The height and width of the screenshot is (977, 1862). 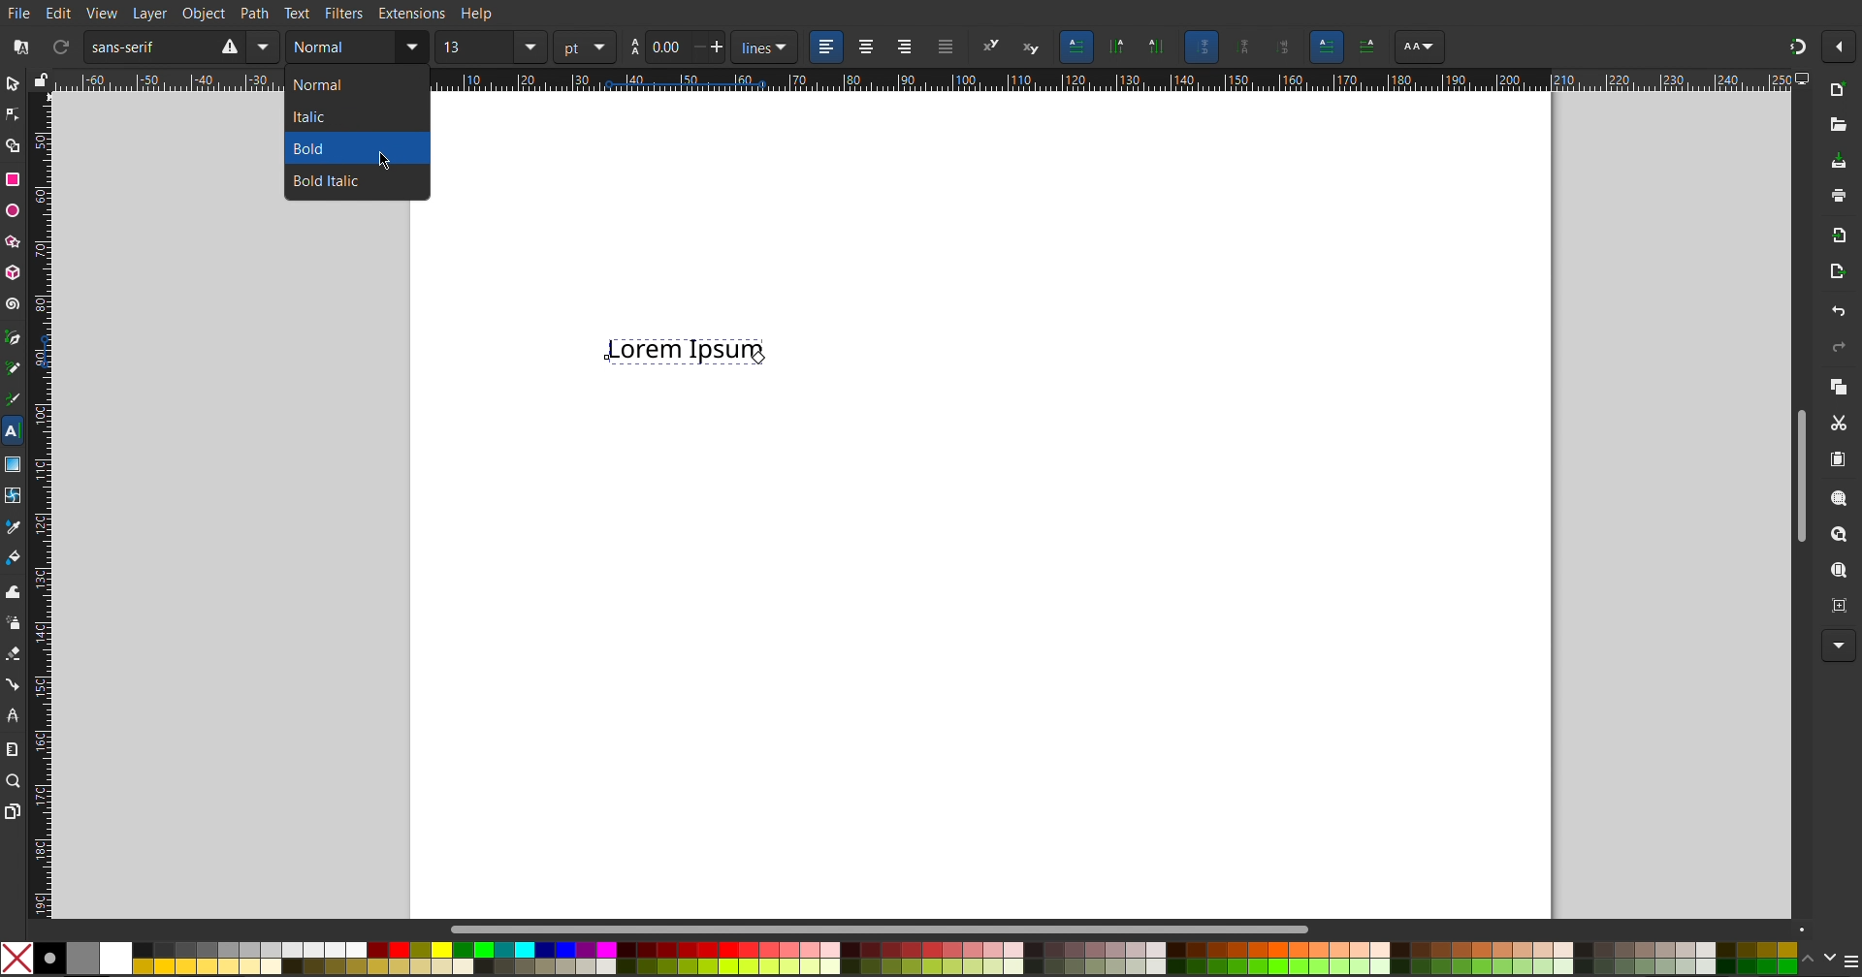 What do you see at coordinates (1838, 198) in the screenshot?
I see `Print` at bounding box center [1838, 198].